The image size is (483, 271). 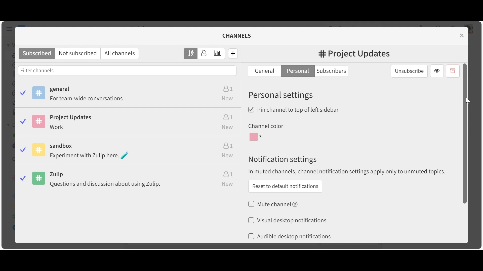 I want to click on (un)select Audible desktop notifications, so click(x=289, y=236).